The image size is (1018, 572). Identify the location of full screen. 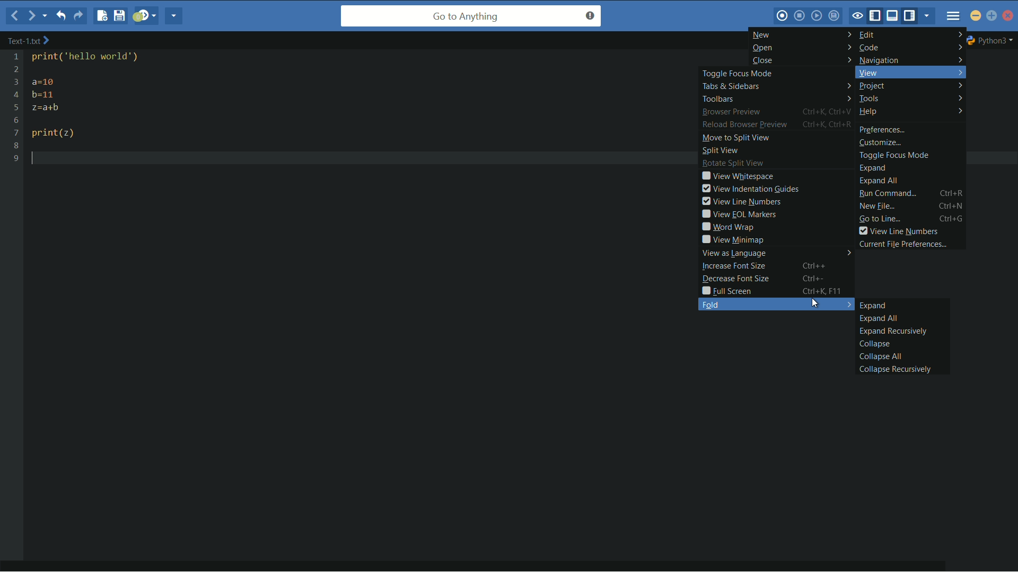
(726, 292).